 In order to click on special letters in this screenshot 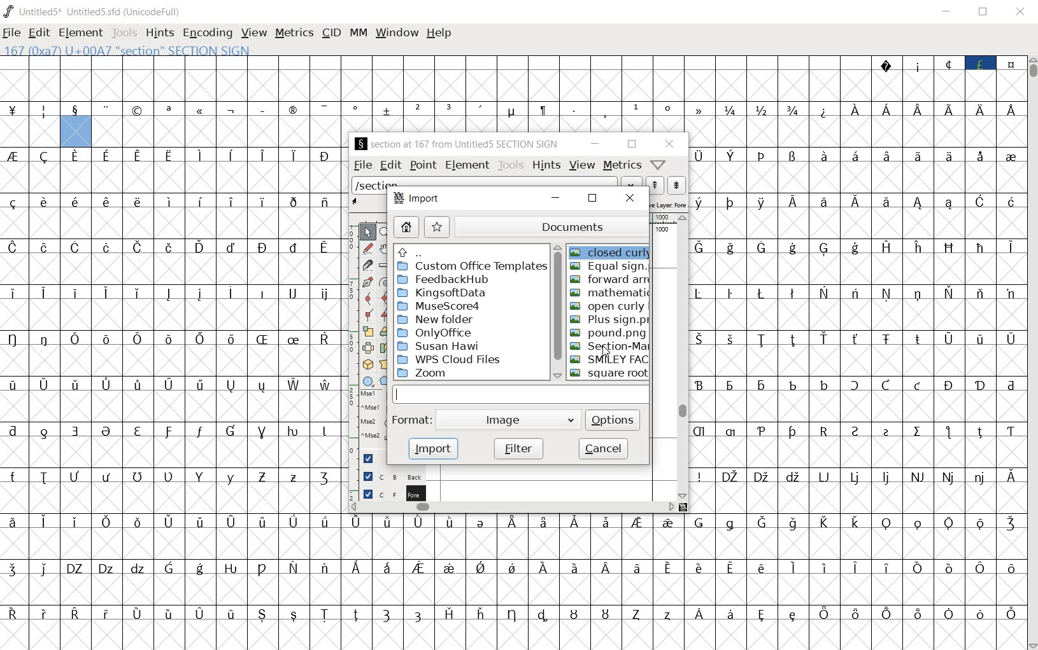, I will do `click(176, 155)`.